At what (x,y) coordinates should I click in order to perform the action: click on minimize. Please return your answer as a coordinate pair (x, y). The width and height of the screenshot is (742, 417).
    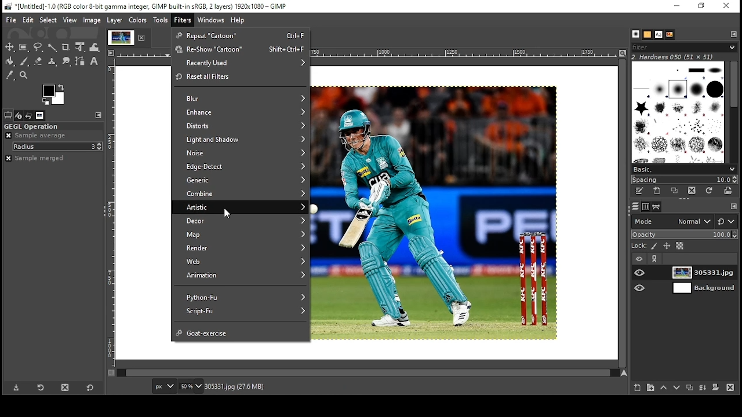
    Looking at the image, I should click on (677, 6).